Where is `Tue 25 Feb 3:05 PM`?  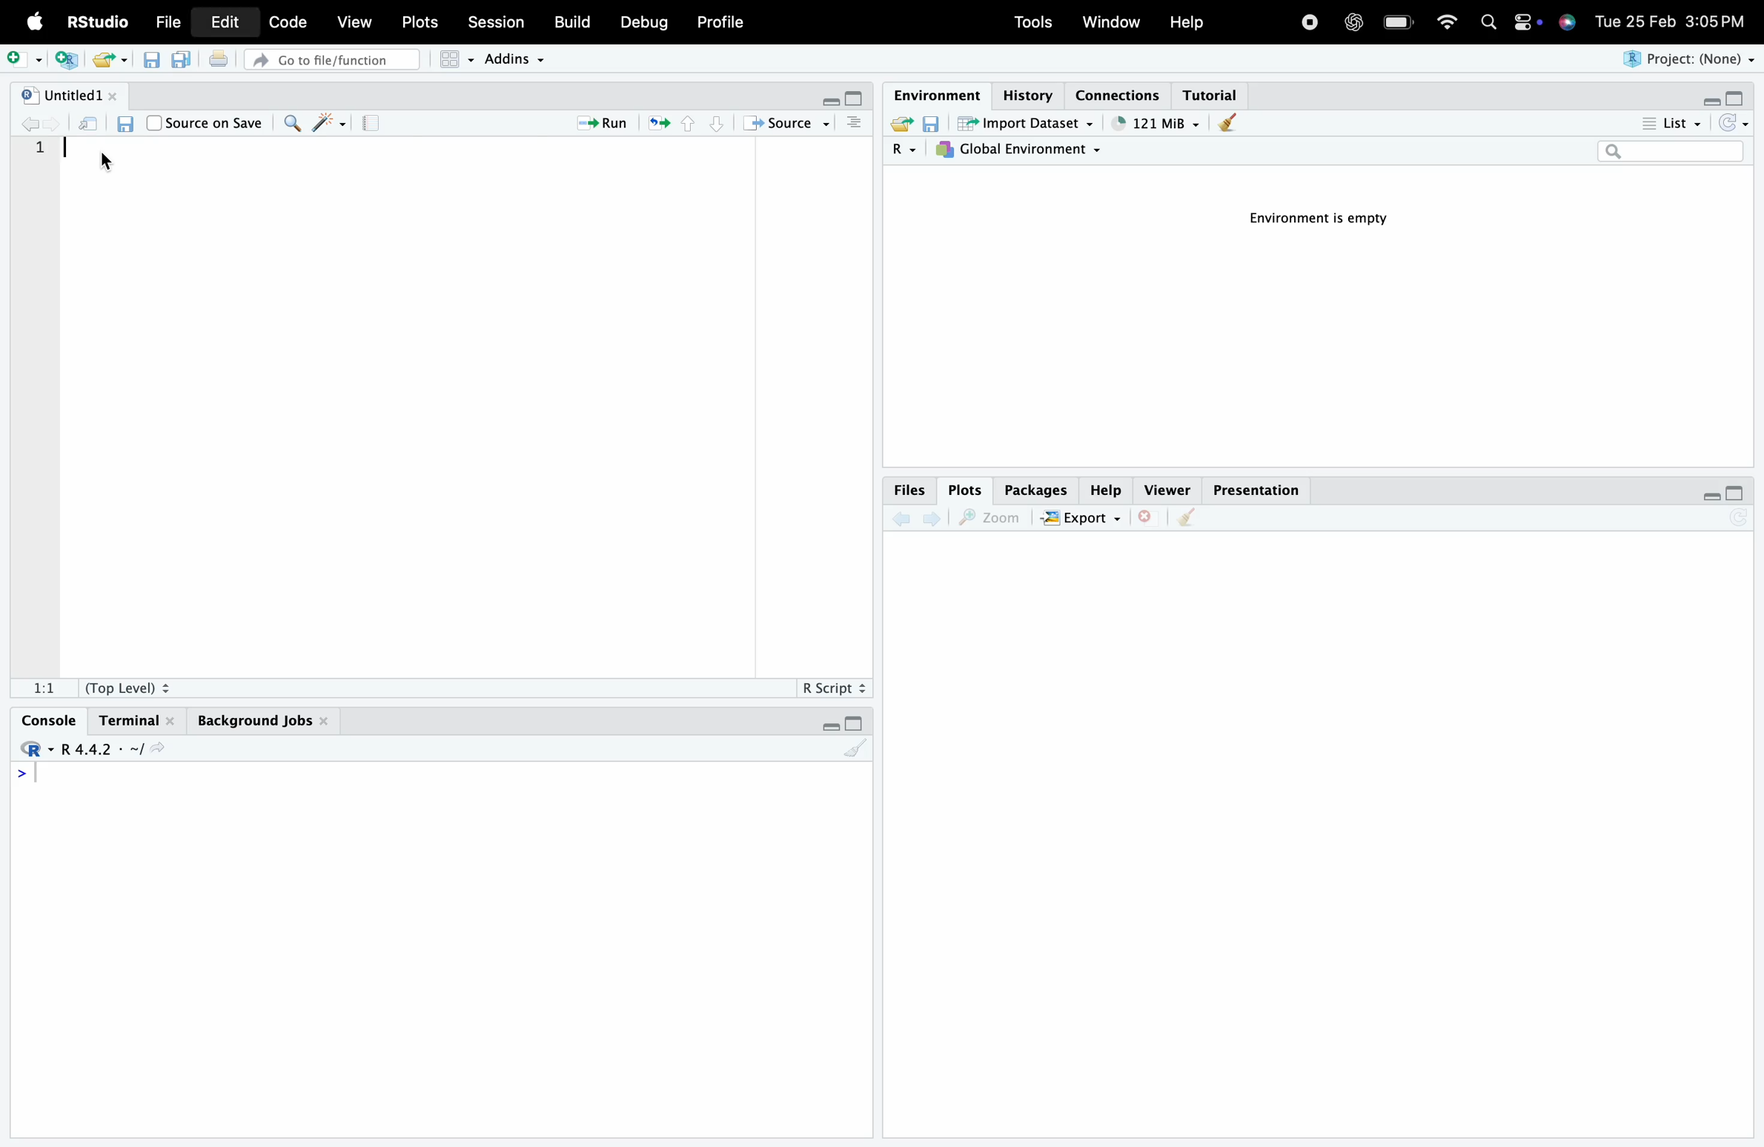
Tue 25 Feb 3:05 PM is located at coordinates (1669, 22).